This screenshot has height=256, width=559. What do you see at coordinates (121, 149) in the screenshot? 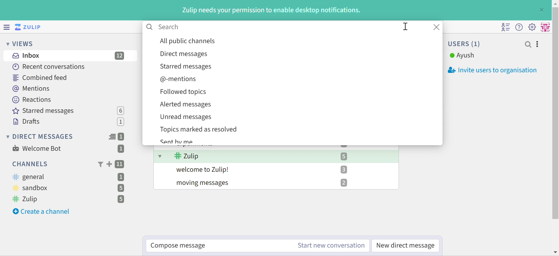
I see `1` at bounding box center [121, 149].